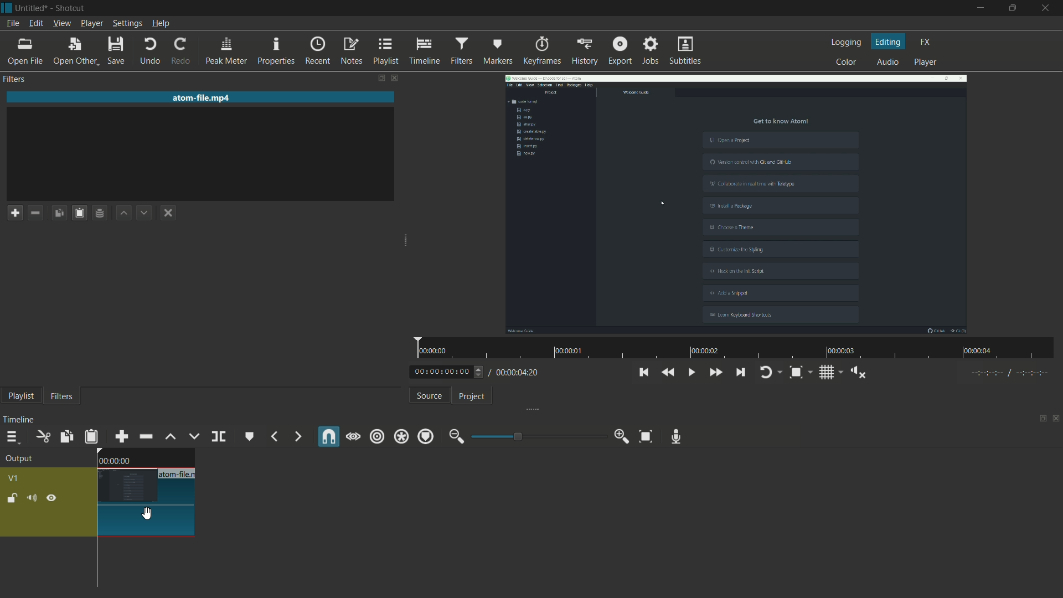 The height and width of the screenshot is (598, 1063). Describe the element at coordinates (52, 499) in the screenshot. I see `hide/show` at that location.